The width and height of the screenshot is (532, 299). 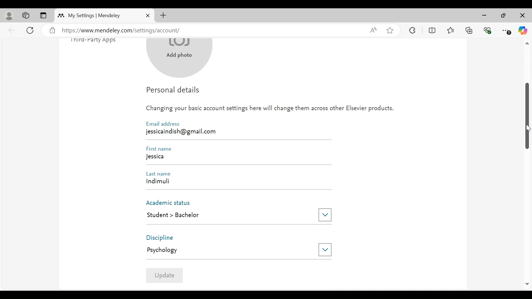 I want to click on Read aloud this page, so click(x=373, y=30).